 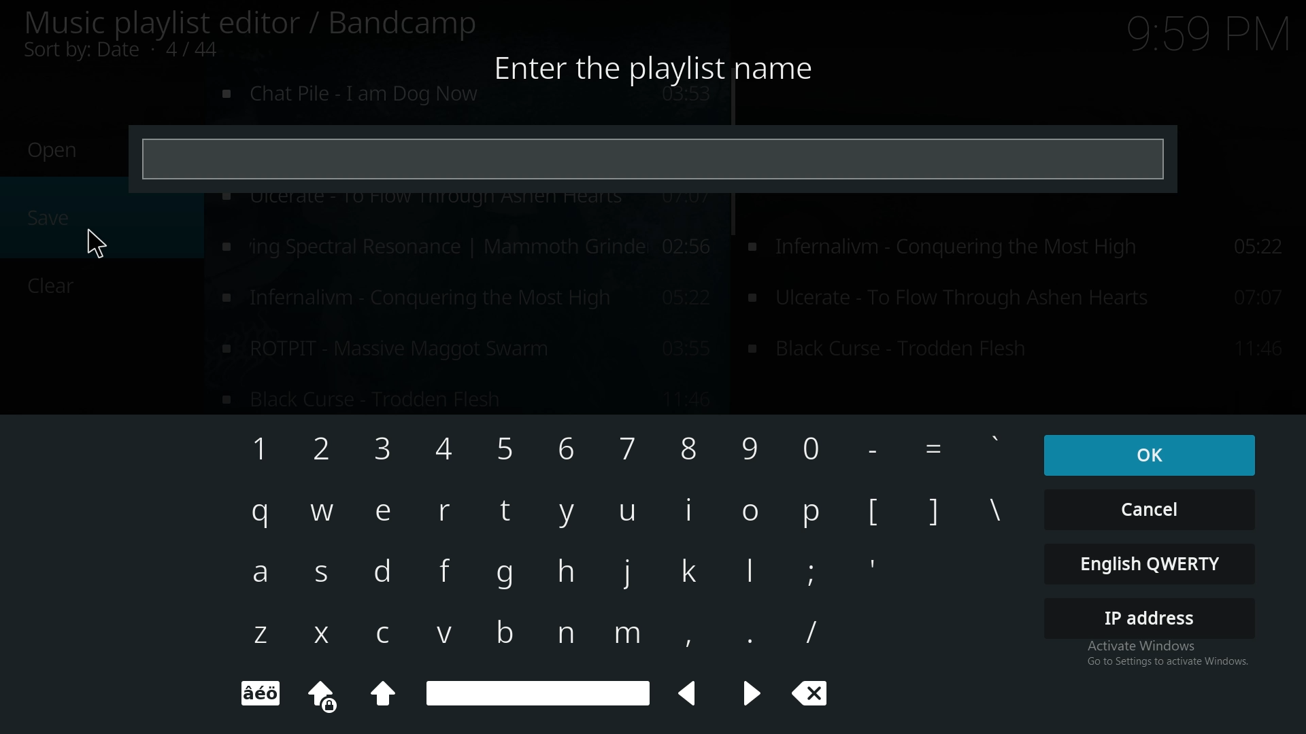 I want to click on keyboard input, so click(x=935, y=508).